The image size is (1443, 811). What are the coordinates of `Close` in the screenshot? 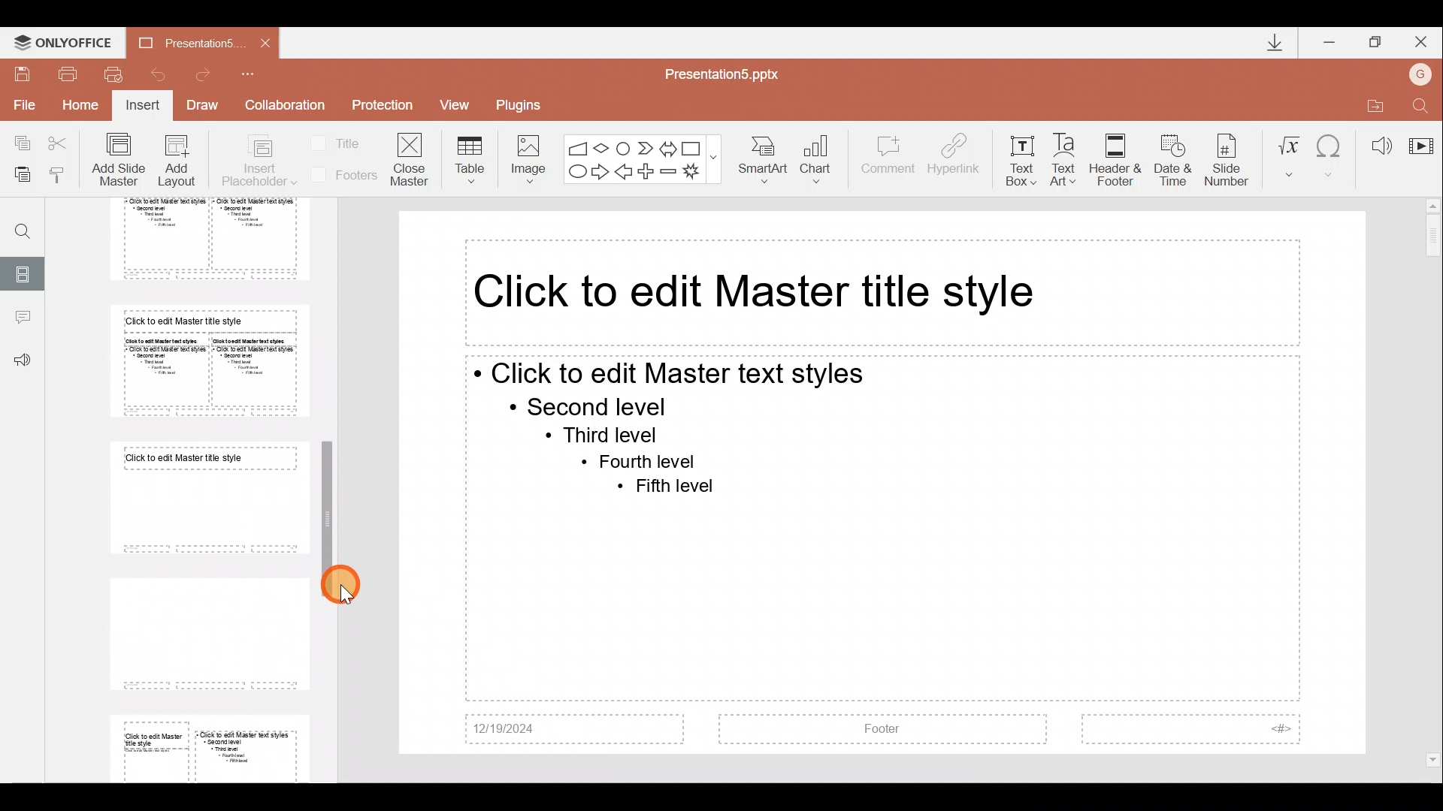 It's located at (1423, 39).